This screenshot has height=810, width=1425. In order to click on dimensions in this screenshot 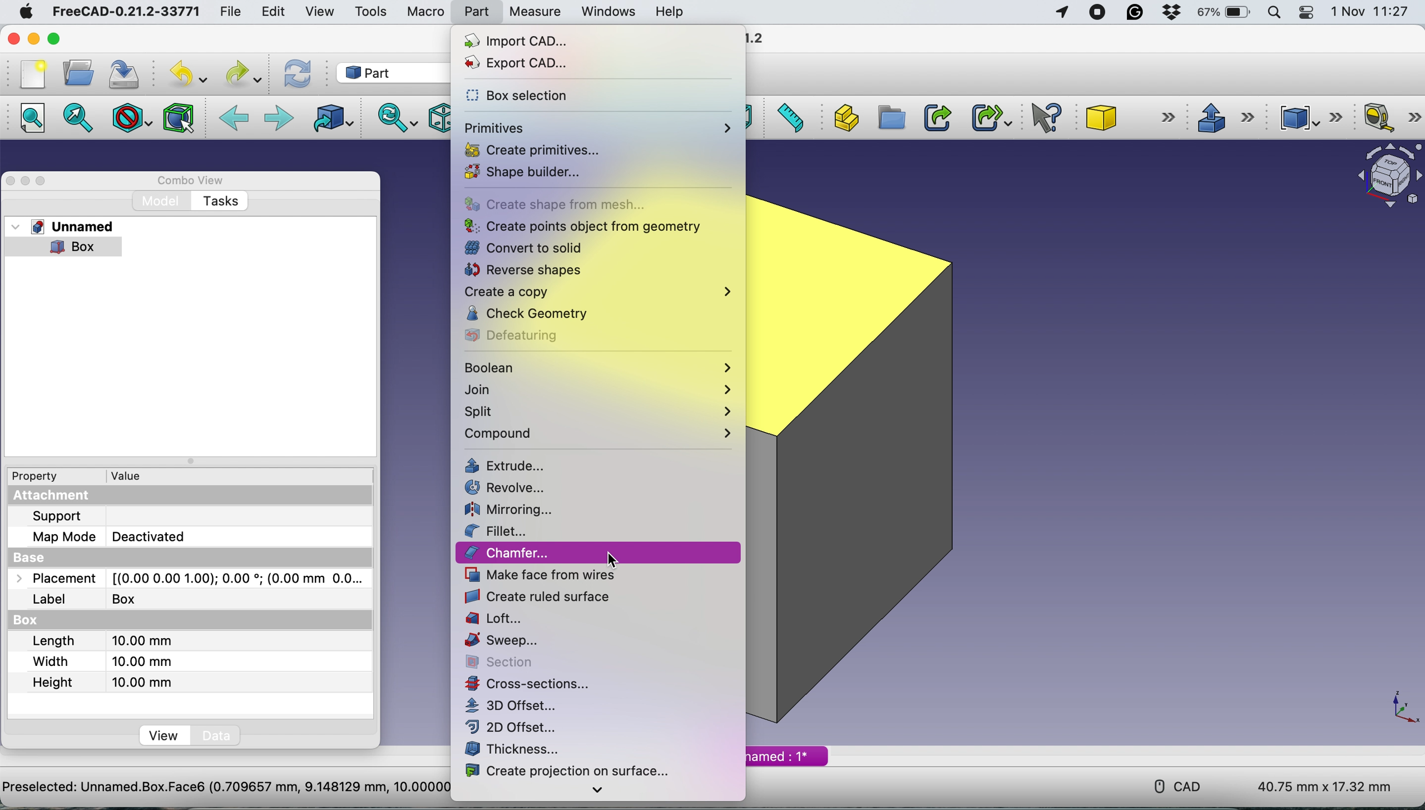, I will do `click(1322, 789)`.